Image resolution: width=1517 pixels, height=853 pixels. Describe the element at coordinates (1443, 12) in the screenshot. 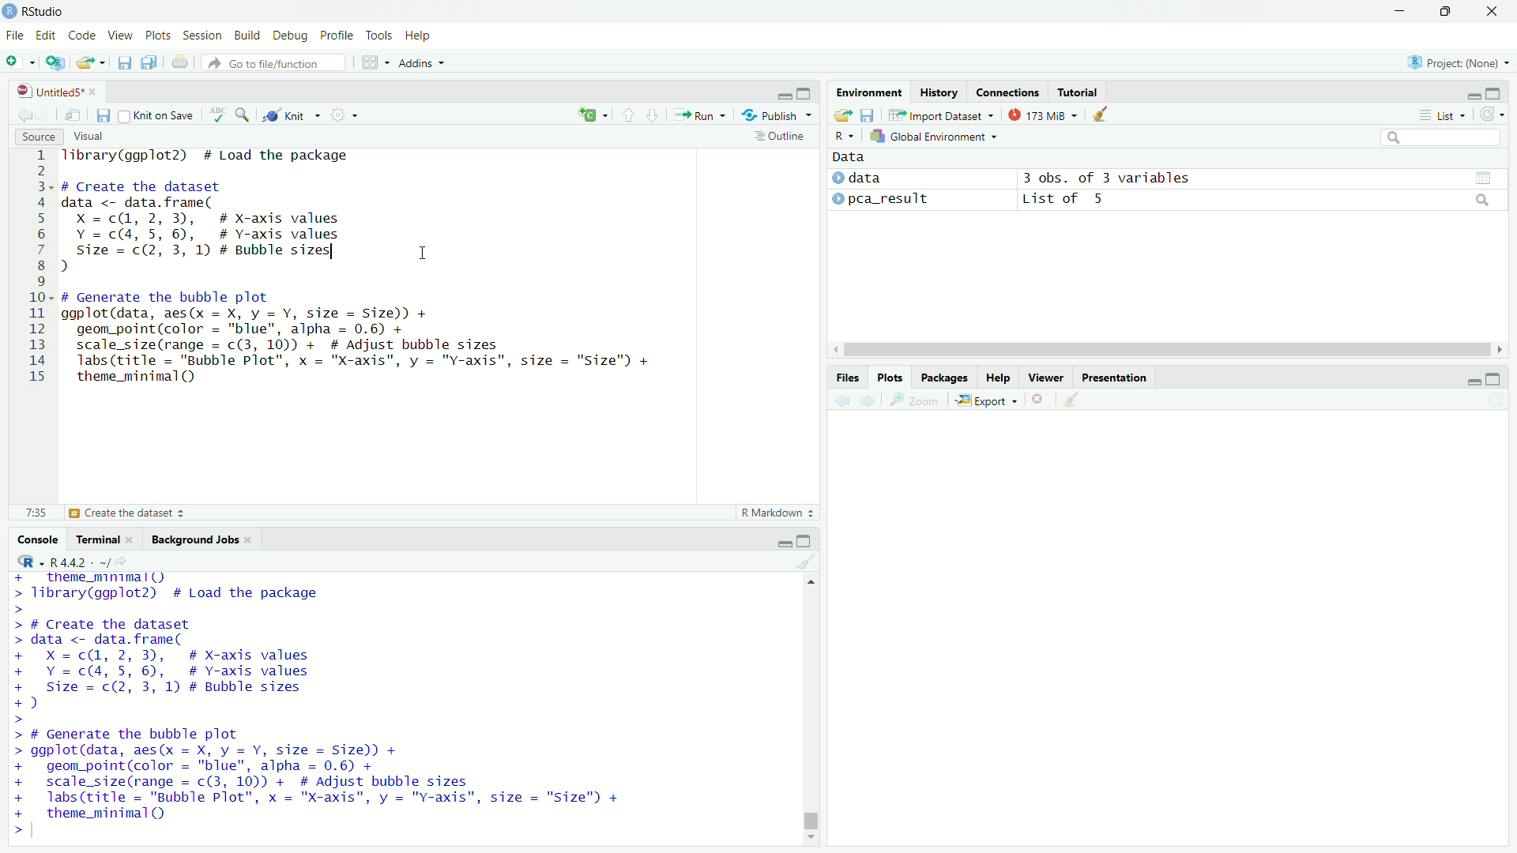

I see `maximize` at that location.